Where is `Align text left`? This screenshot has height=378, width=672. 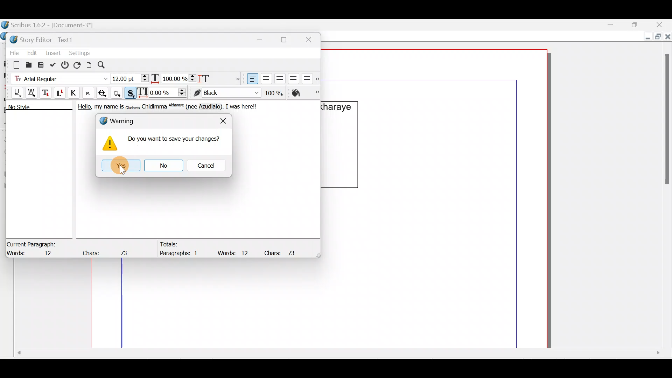 Align text left is located at coordinates (252, 79).